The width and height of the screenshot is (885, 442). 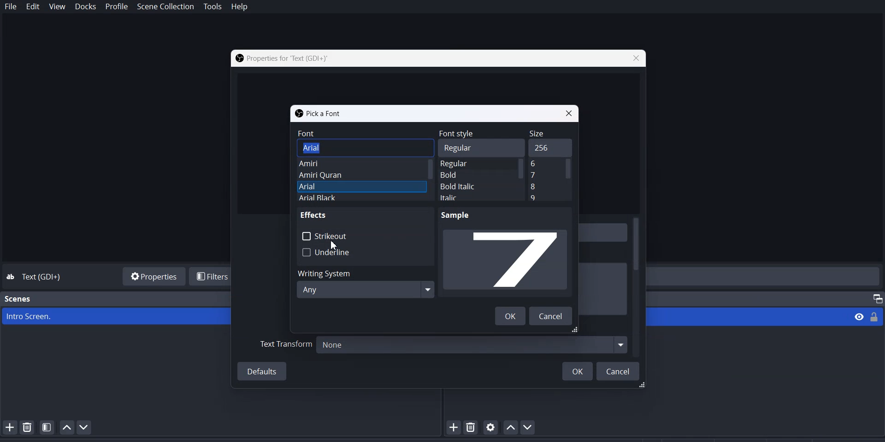 I want to click on Edit, so click(x=33, y=7).